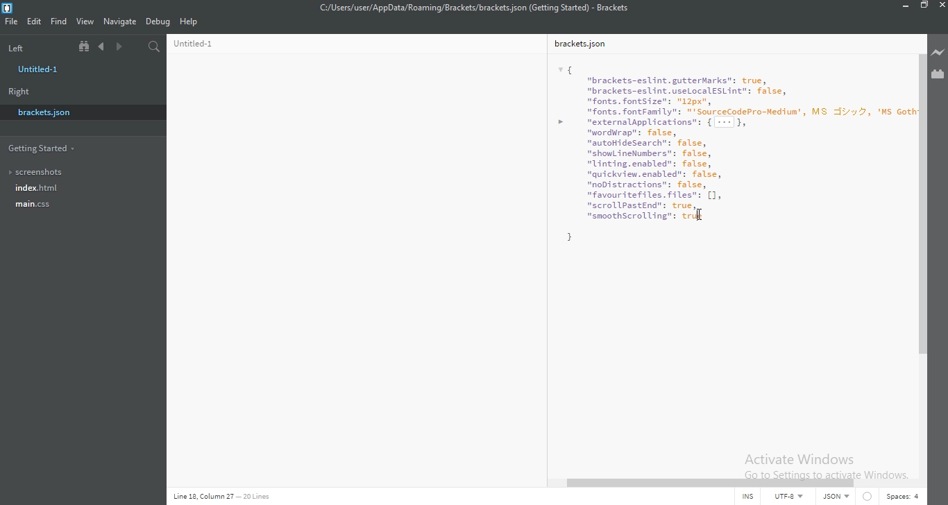  Describe the element at coordinates (85, 46) in the screenshot. I see `Show file tree` at that location.